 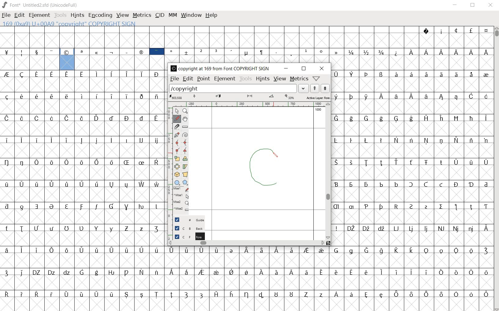 What do you see at coordinates (174, 79) in the screenshot?
I see `file` at bounding box center [174, 79].